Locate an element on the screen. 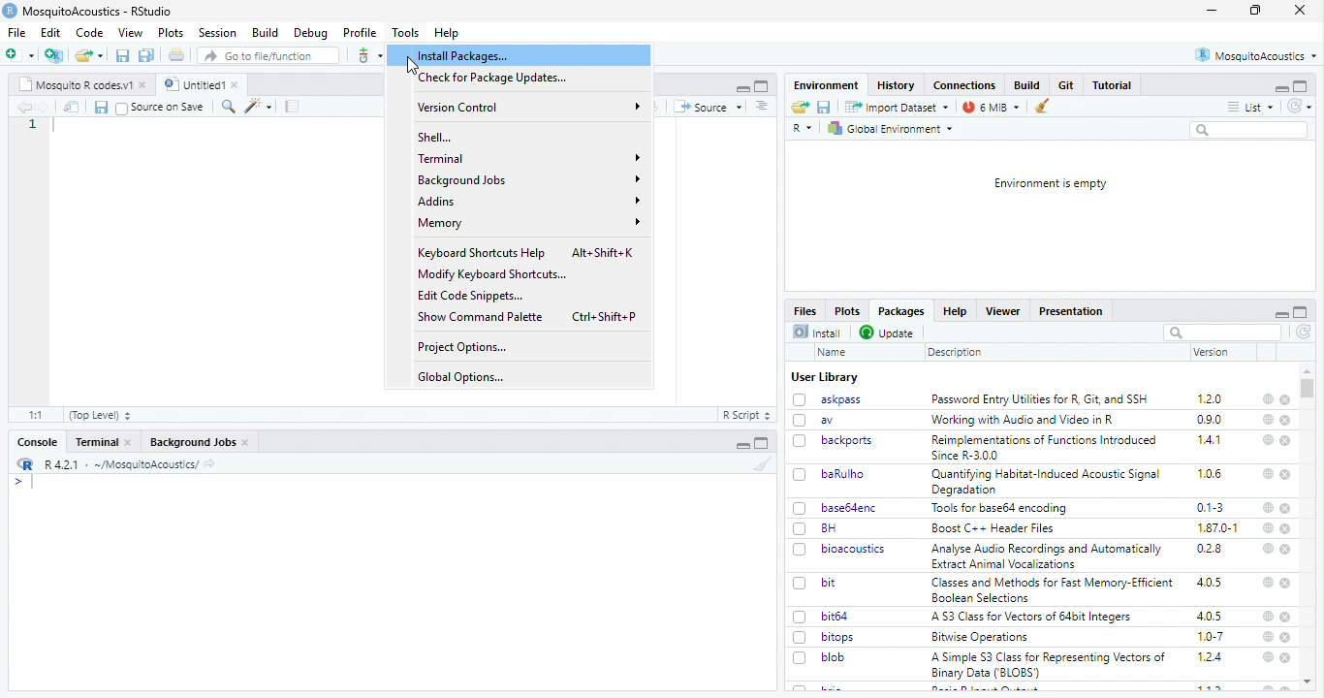 The image size is (1324, 698). Dataset’s  is located at coordinates (294, 107).